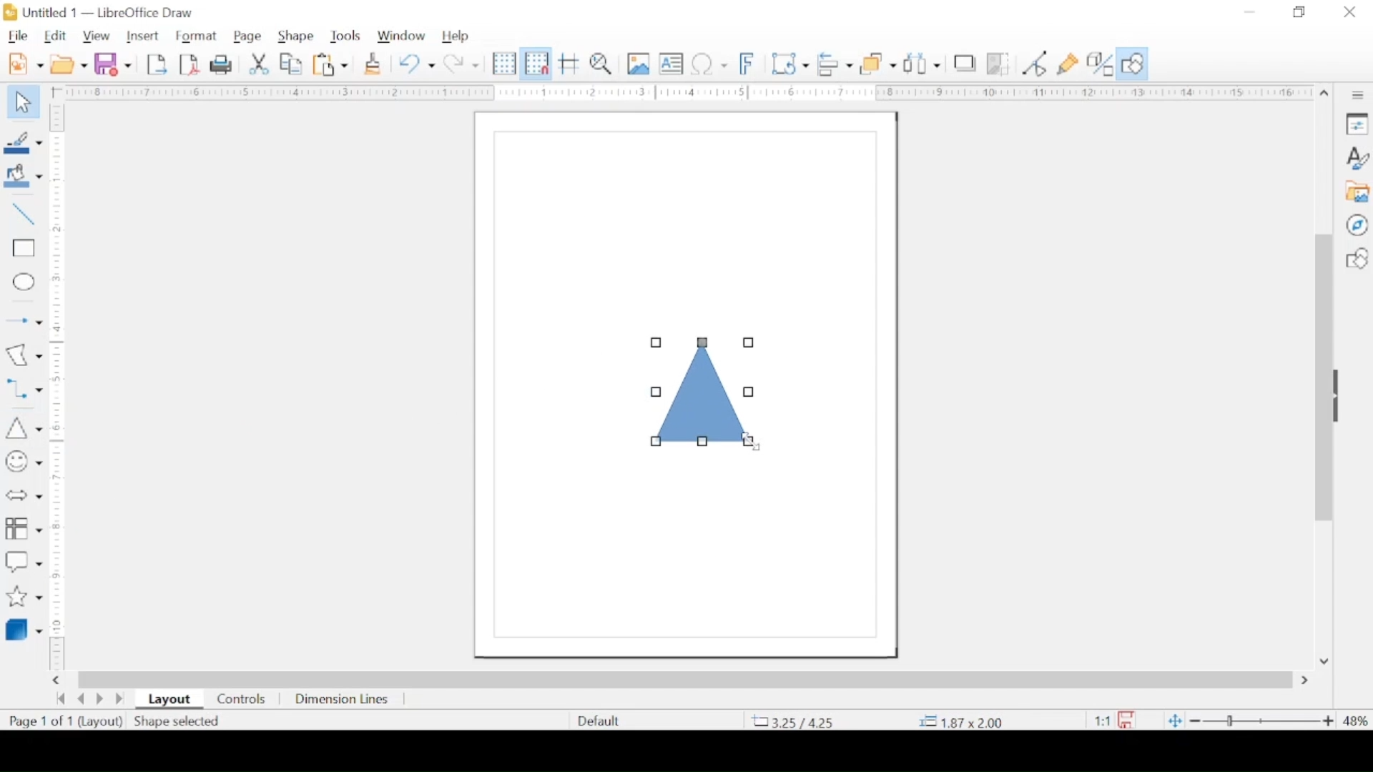  Describe the element at coordinates (24, 355) in the screenshot. I see `insert curves and polygons` at that location.